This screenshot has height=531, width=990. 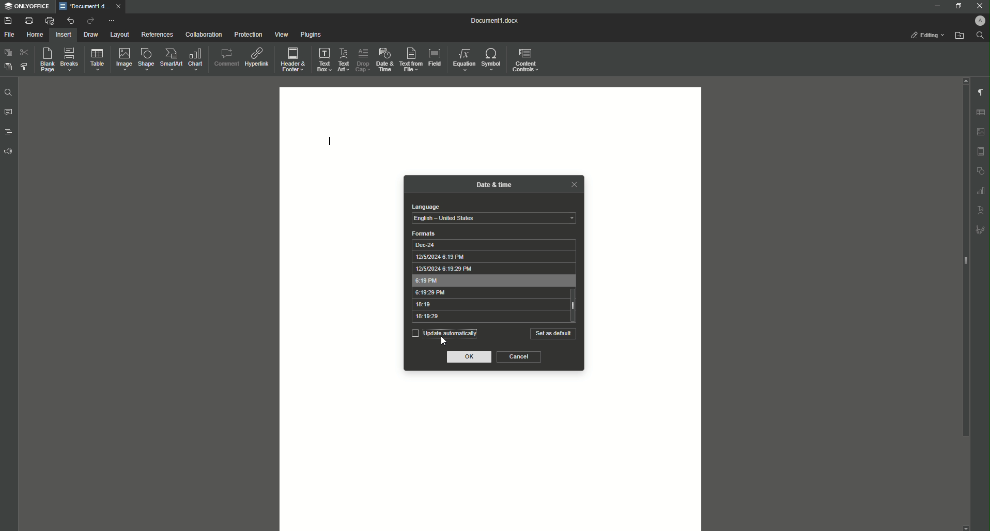 What do you see at coordinates (84, 6) in the screenshot?
I see `*Document1.docx` at bounding box center [84, 6].